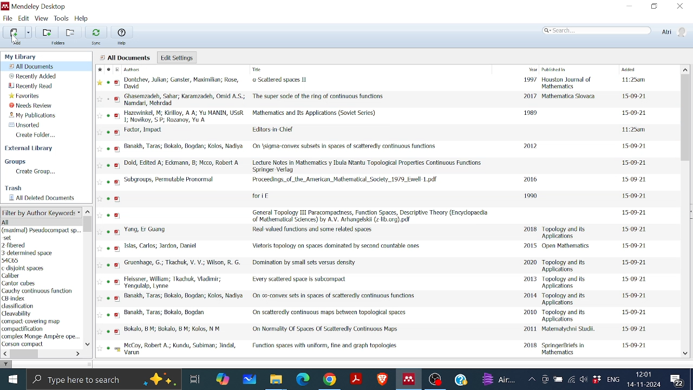  Describe the element at coordinates (18, 307) in the screenshot. I see `keyword` at that location.